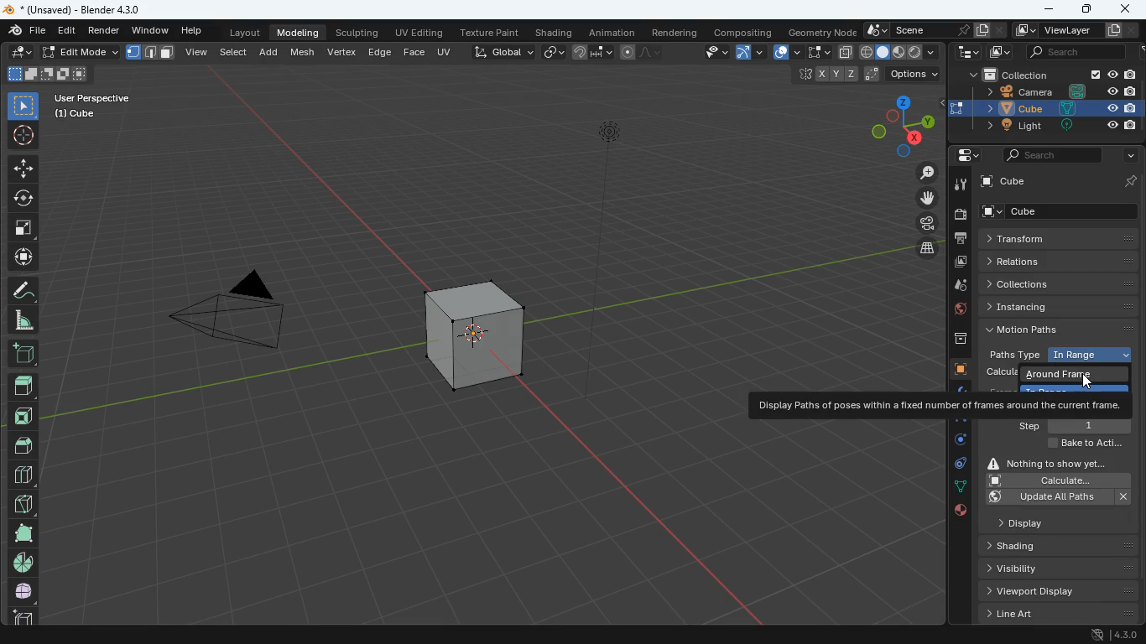  I want to click on view, so click(709, 53).